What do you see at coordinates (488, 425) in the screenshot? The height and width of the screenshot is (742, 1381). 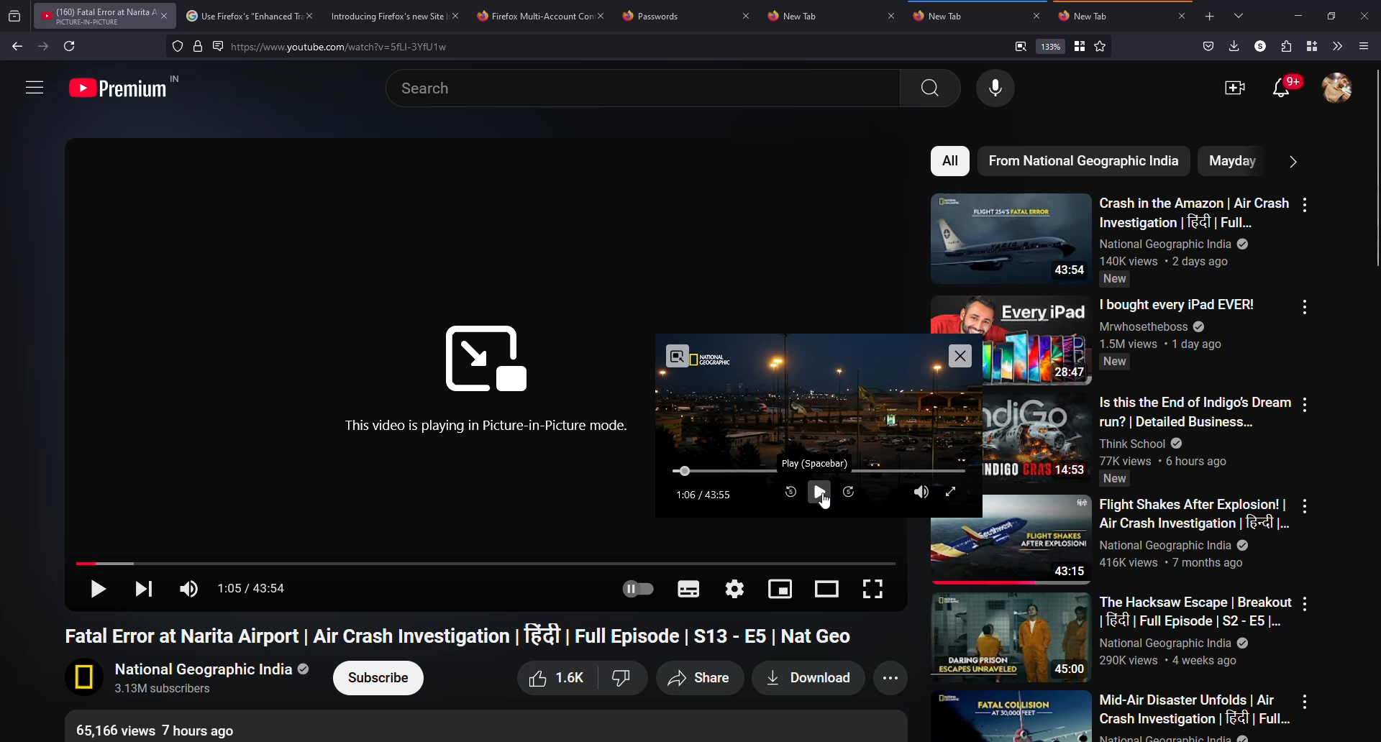 I see `video playing in picture-in-picture mode` at bounding box center [488, 425].